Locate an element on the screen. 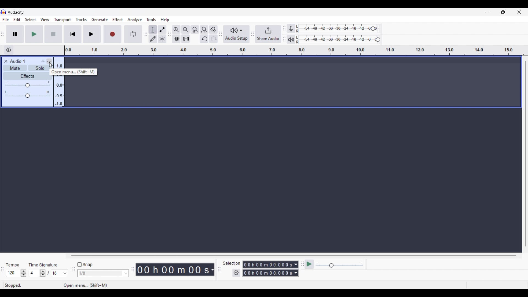 The height and width of the screenshot is (297, 528). Scale to measure audio length is located at coordinates (296, 50).